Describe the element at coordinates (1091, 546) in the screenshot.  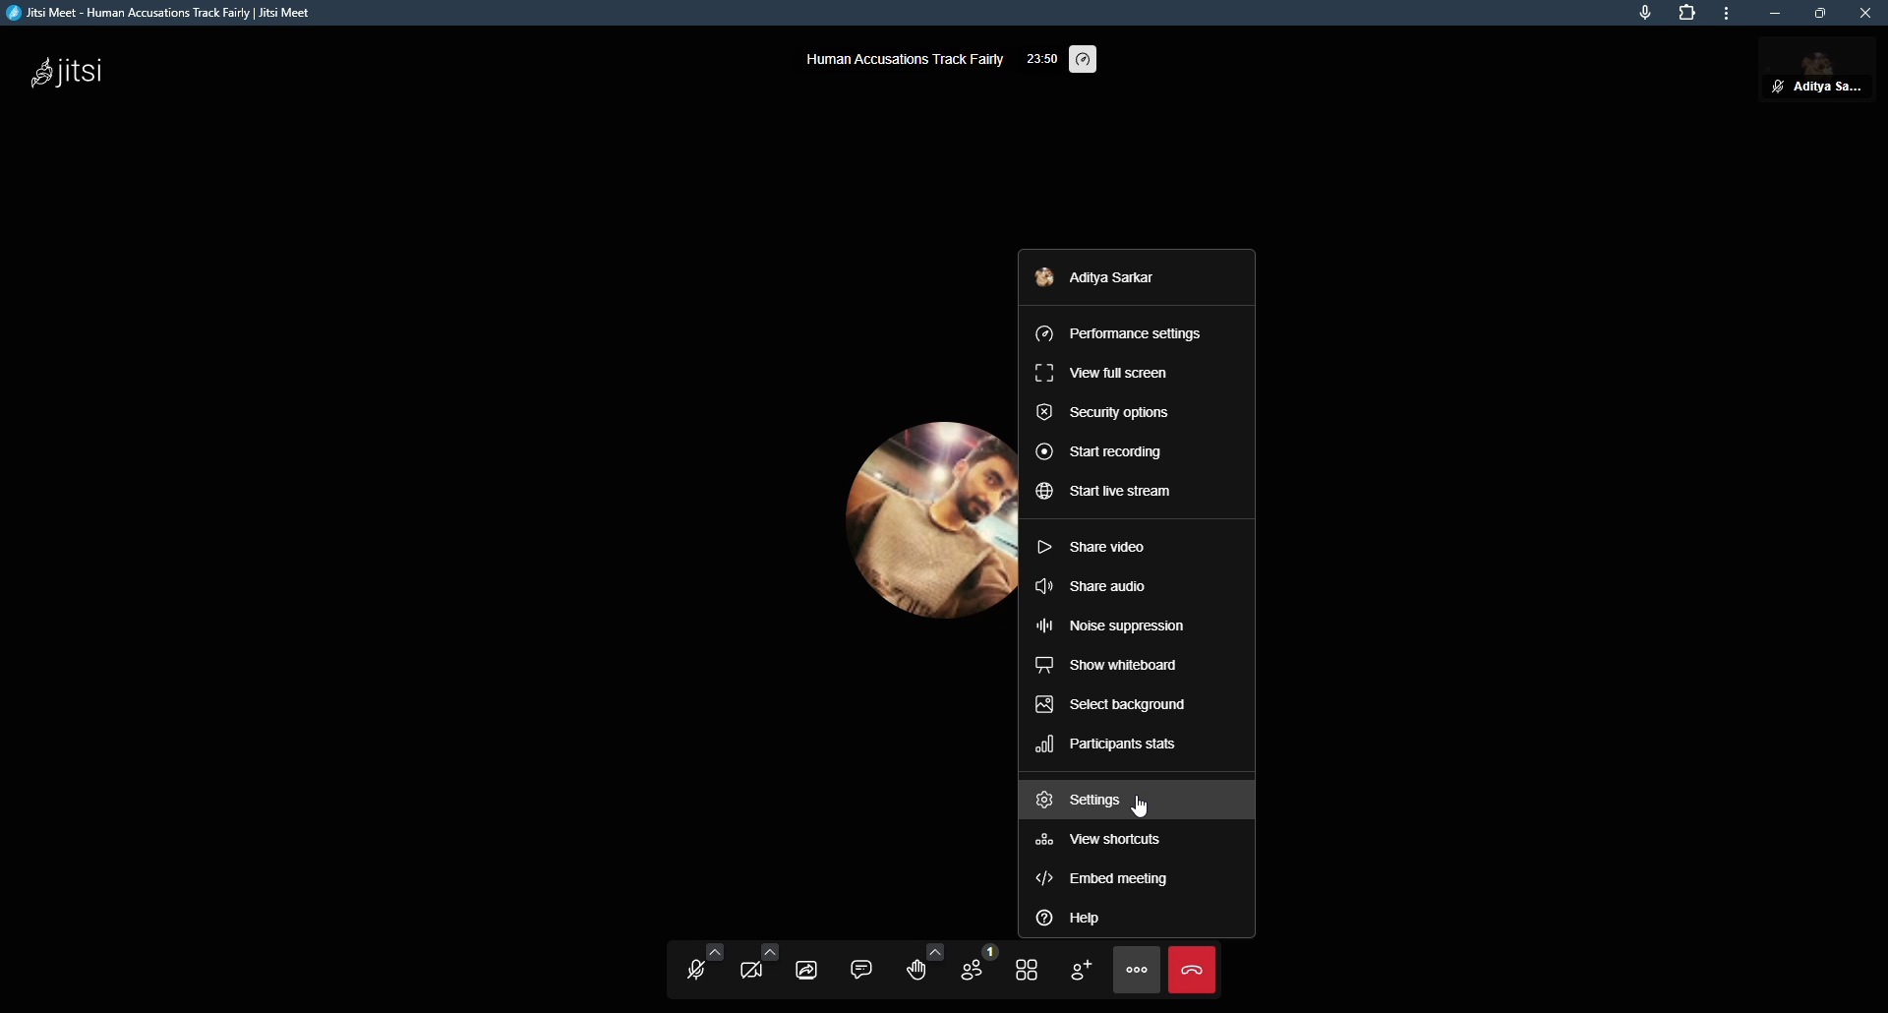
I see `share video` at that location.